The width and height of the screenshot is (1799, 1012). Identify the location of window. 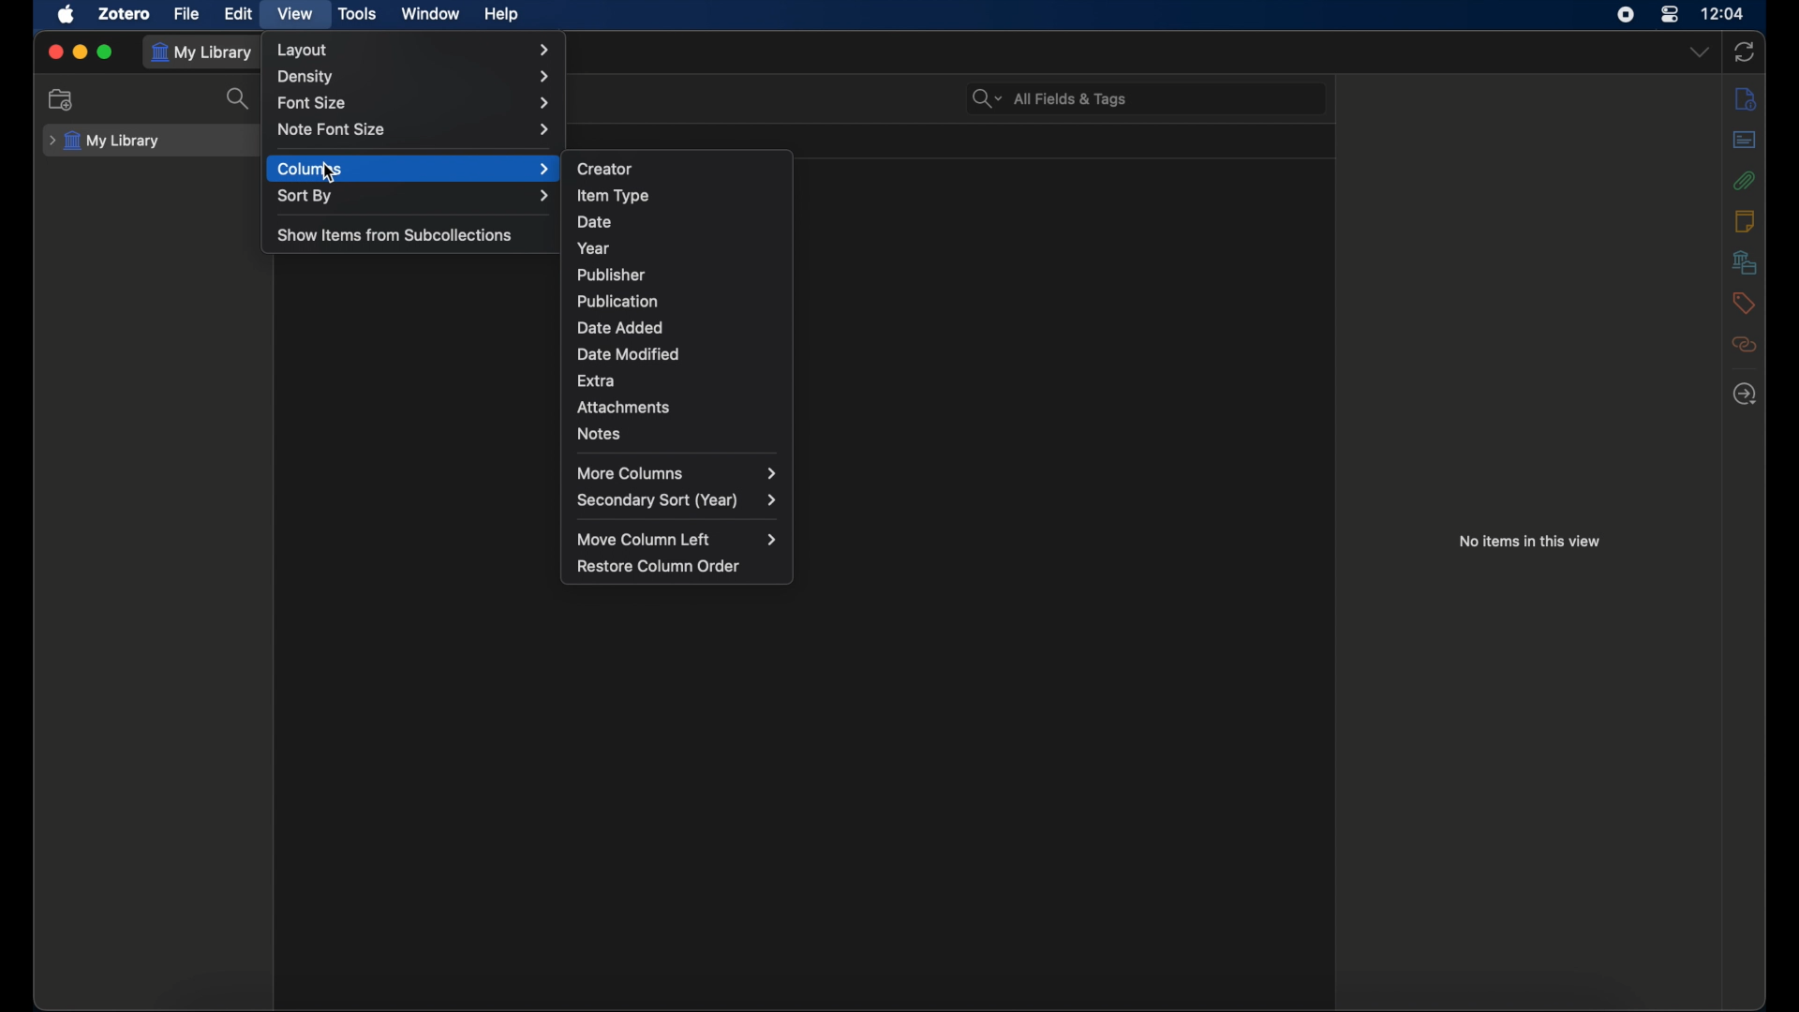
(429, 15).